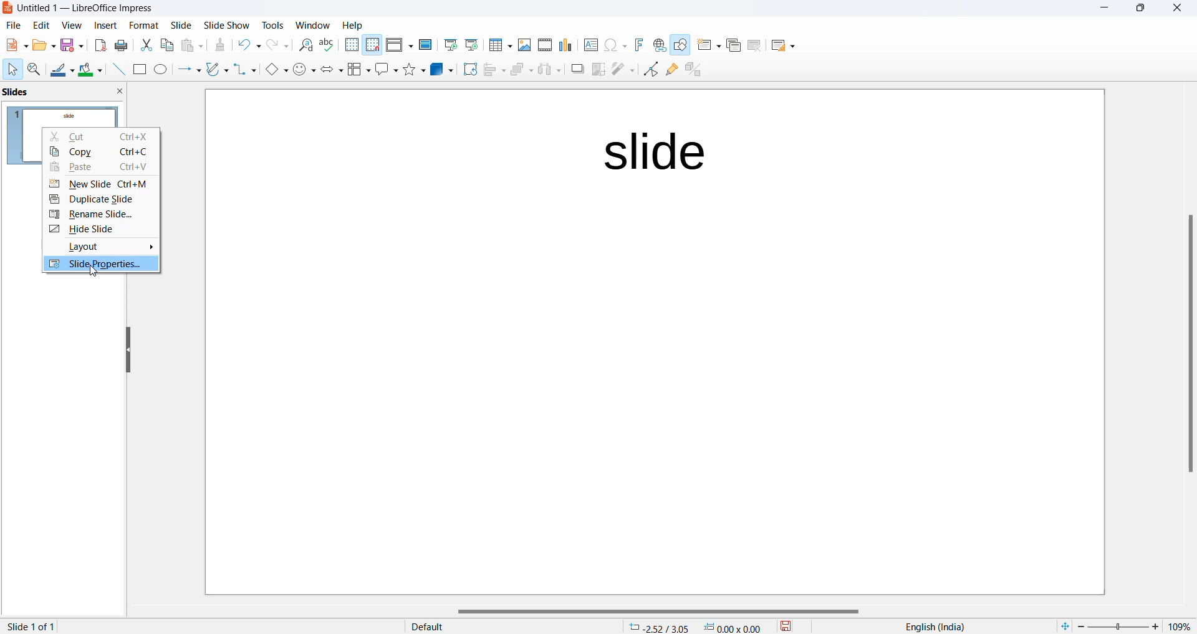 The height and width of the screenshot is (634, 1197). I want to click on insert image, so click(525, 44).